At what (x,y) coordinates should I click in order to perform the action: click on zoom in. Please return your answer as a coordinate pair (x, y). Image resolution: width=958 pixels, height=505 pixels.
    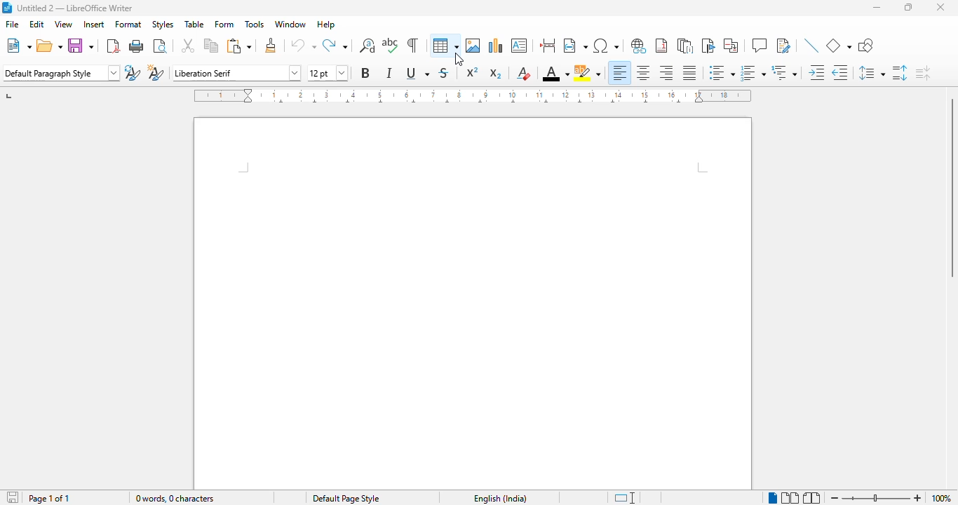
    Looking at the image, I should click on (917, 499).